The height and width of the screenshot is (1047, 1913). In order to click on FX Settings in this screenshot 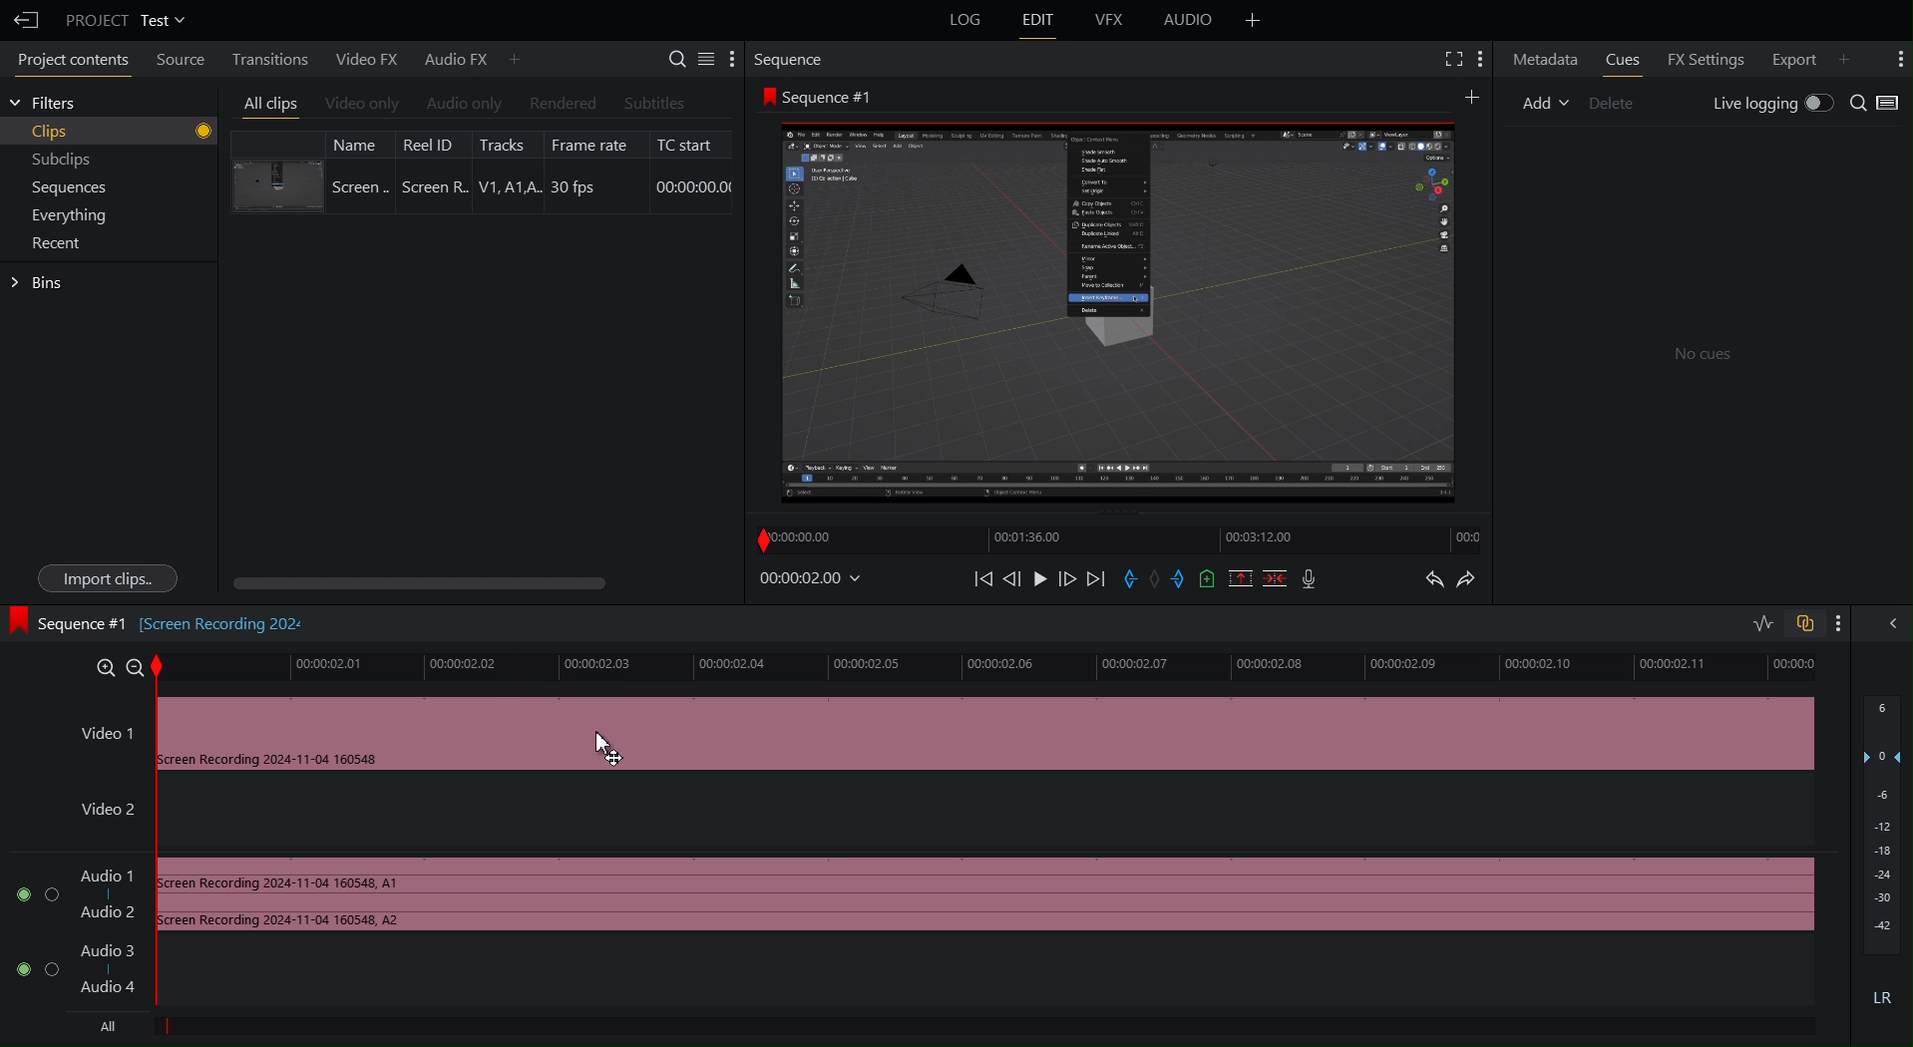, I will do `click(1705, 60)`.